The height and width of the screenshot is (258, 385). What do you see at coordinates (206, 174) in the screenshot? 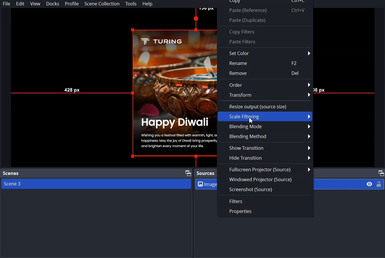
I see `Text` at bounding box center [206, 174].